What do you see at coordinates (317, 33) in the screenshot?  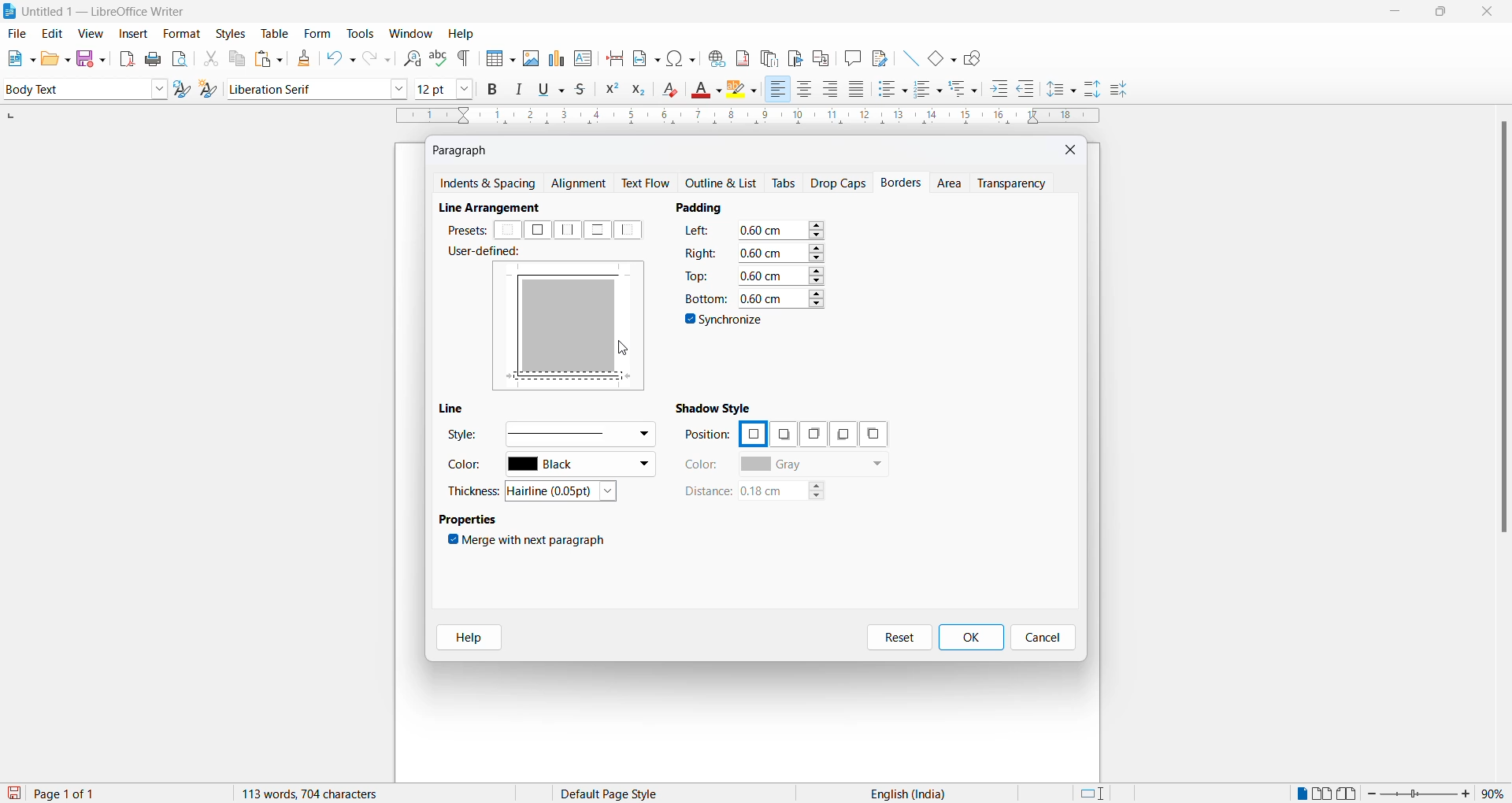 I see `form` at bounding box center [317, 33].